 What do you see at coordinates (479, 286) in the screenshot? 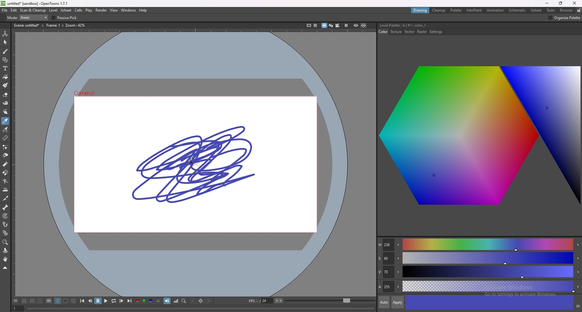
I see `alpha` at bounding box center [479, 286].